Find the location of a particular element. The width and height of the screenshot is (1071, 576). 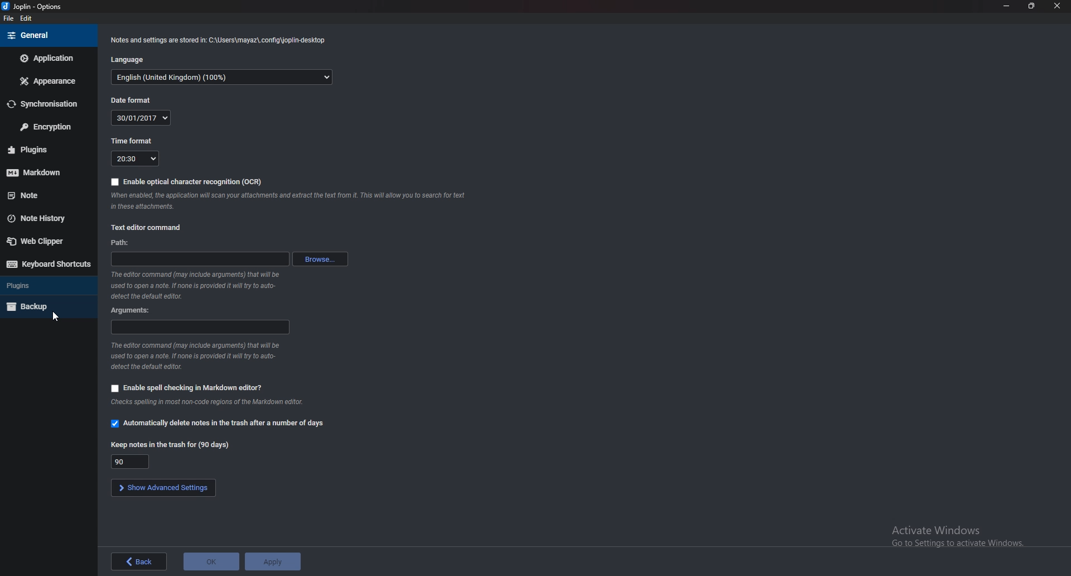

Time format is located at coordinates (132, 141).